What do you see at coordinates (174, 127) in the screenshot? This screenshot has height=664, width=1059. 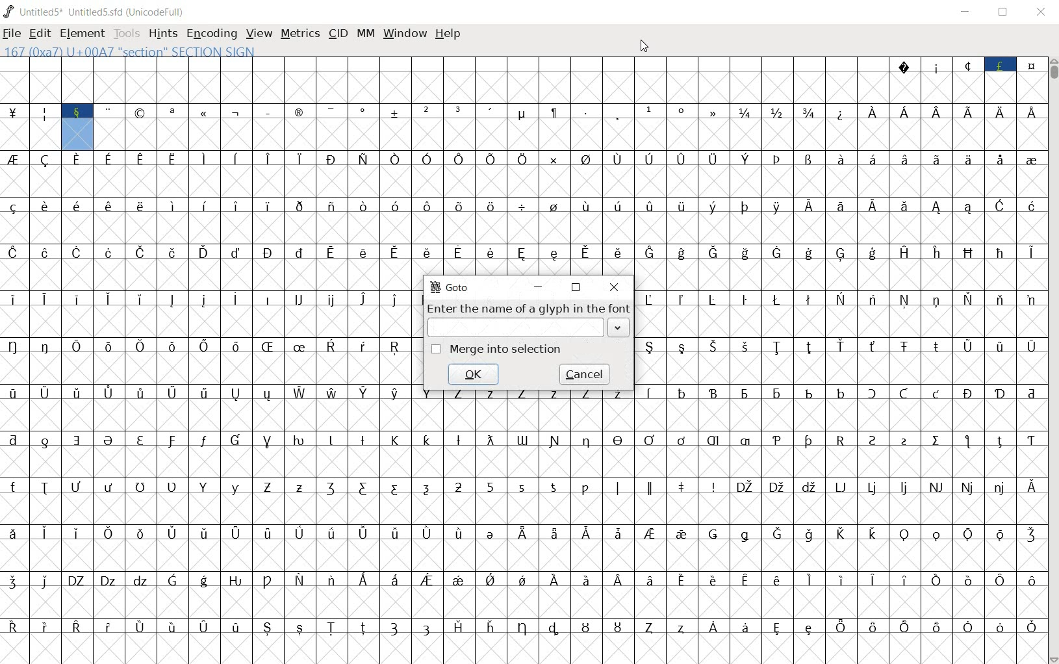 I see `special characters` at bounding box center [174, 127].